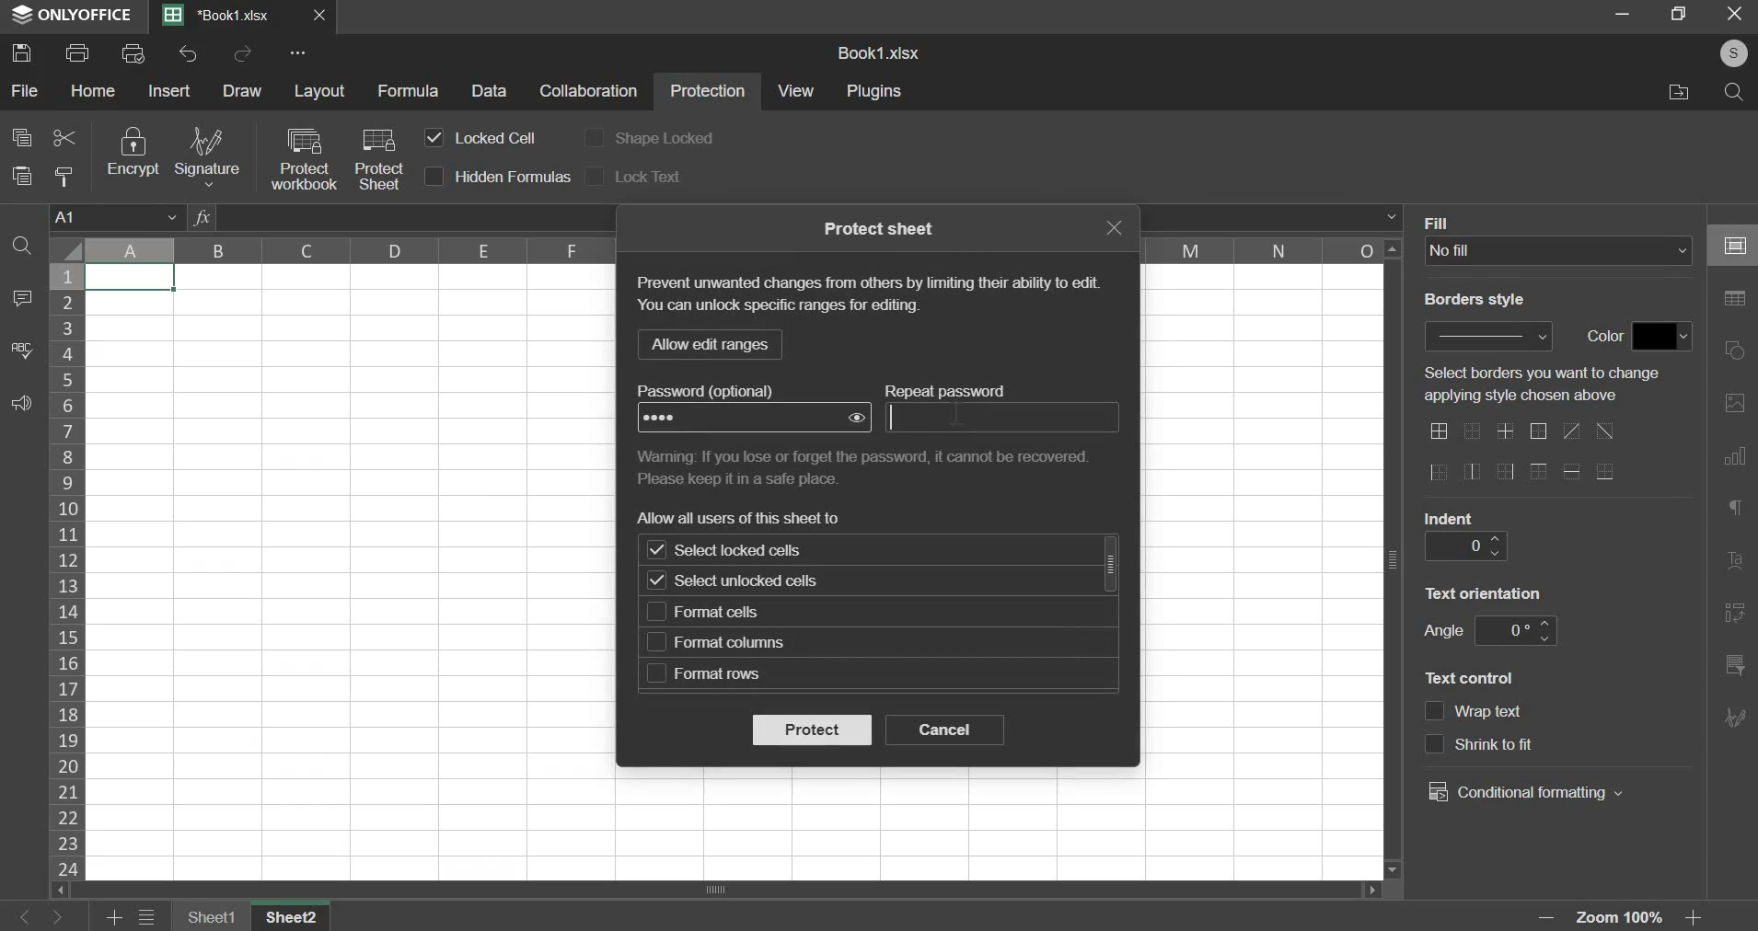 This screenshot has height=931, width=1758. I want to click on scrollbar, so click(724, 889).